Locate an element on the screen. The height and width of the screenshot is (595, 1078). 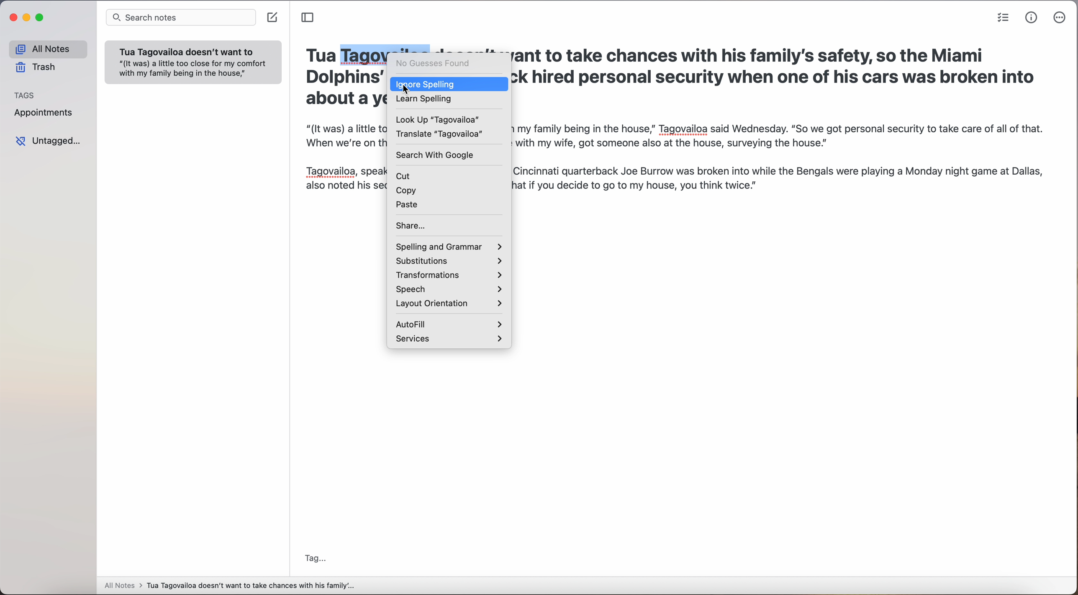
cursor is located at coordinates (404, 87).